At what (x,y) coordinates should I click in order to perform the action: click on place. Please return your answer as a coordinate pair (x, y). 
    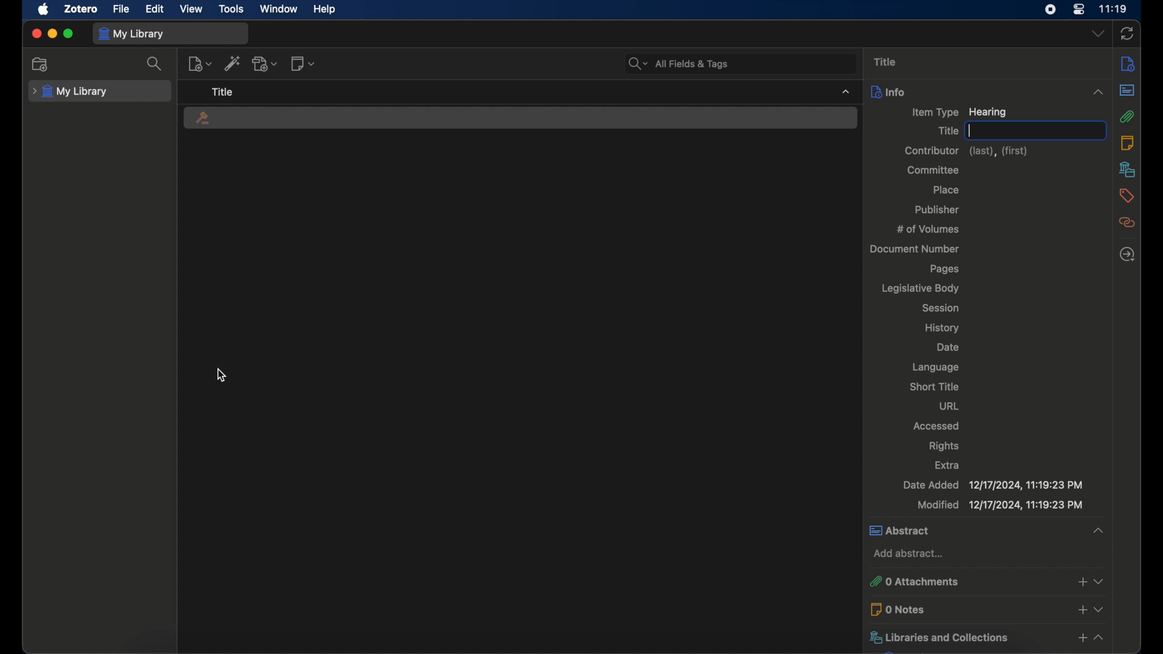
    Looking at the image, I should click on (946, 190).